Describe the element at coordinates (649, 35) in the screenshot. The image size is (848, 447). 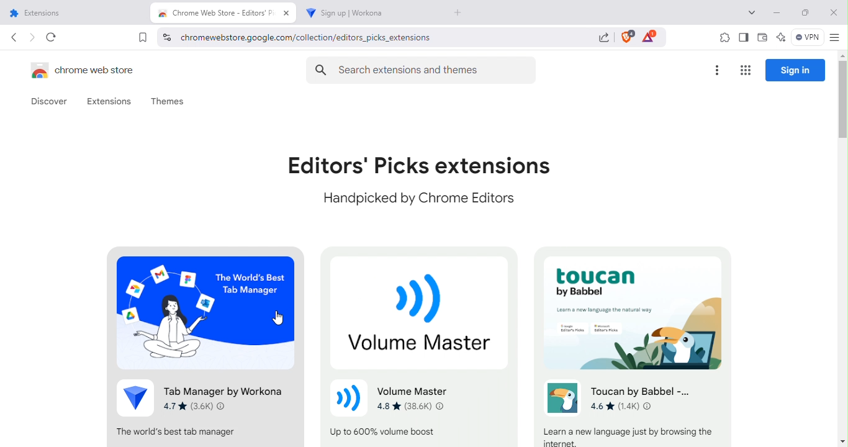
I see `Brave tokens` at that location.